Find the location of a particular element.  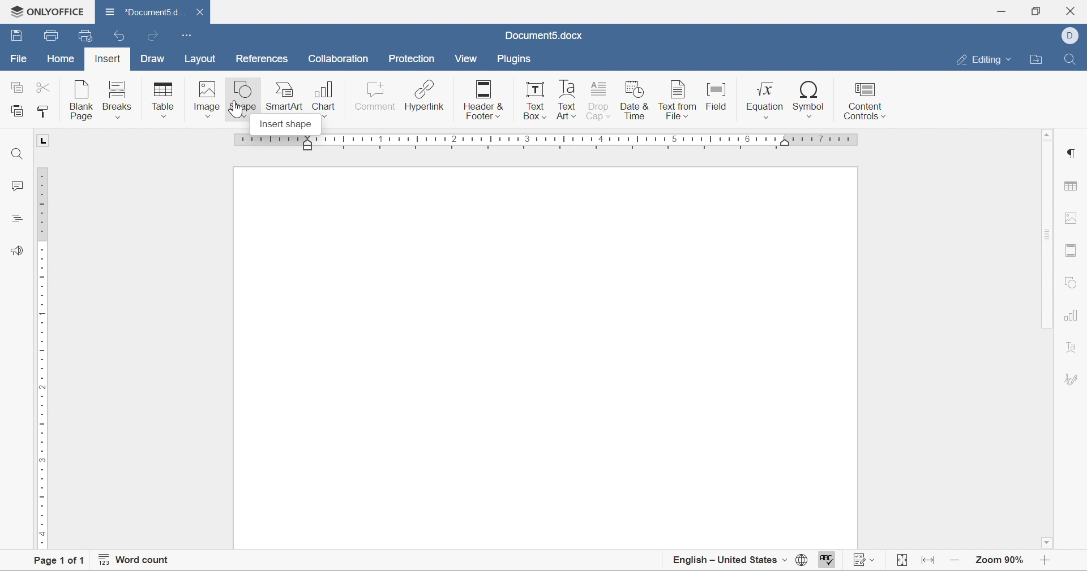

close is located at coordinates (1073, 11).